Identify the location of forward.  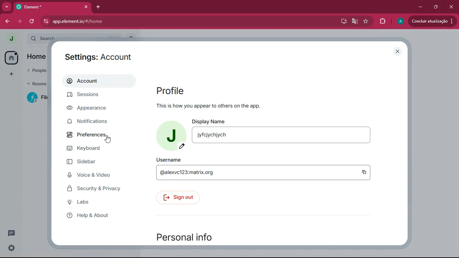
(19, 21).